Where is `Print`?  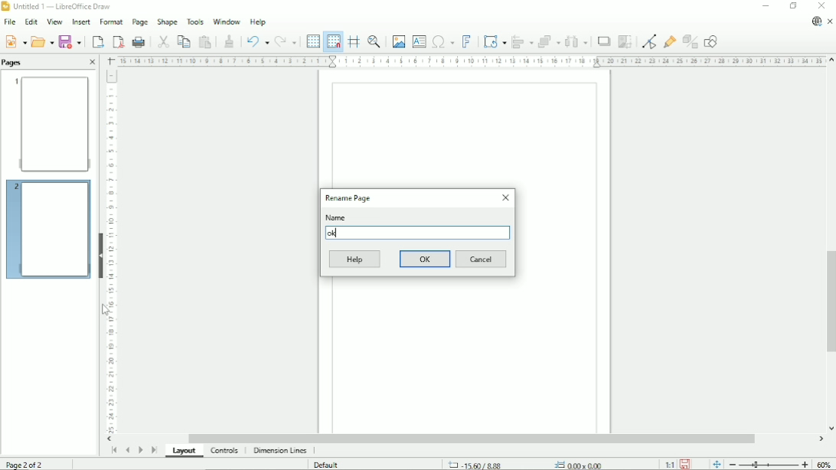
Print is located at coordinates (139, 42).